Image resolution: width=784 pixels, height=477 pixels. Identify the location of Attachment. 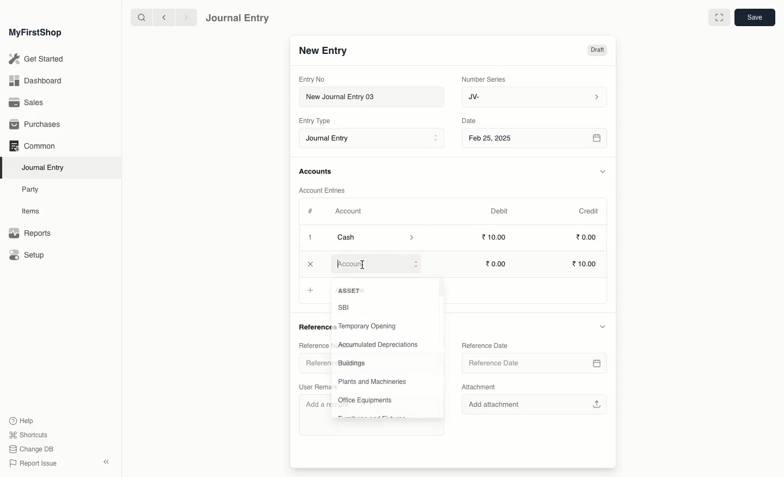
(479, 388).